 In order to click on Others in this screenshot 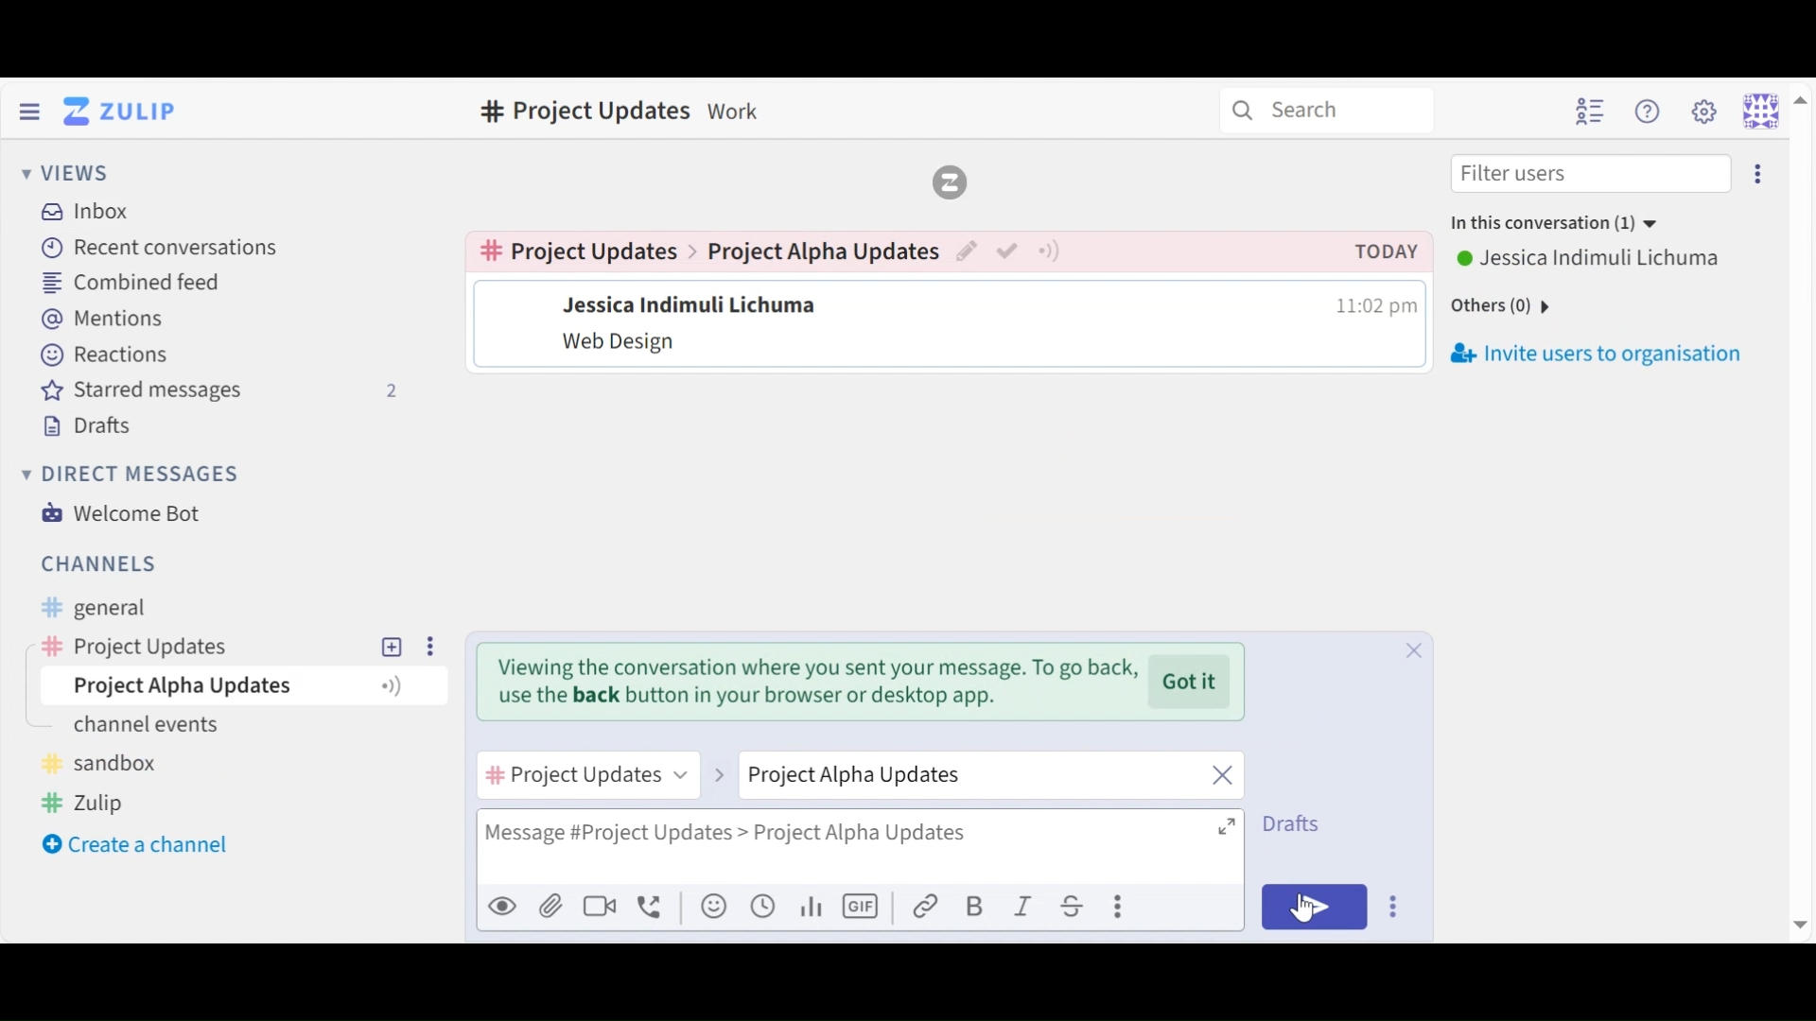, I will do `click(1508, 305)`.